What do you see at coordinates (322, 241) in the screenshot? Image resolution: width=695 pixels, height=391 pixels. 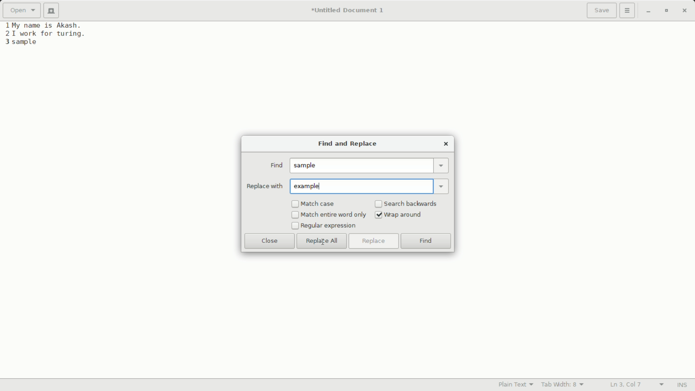 I see `replace all` at bounding box center [322, 241].